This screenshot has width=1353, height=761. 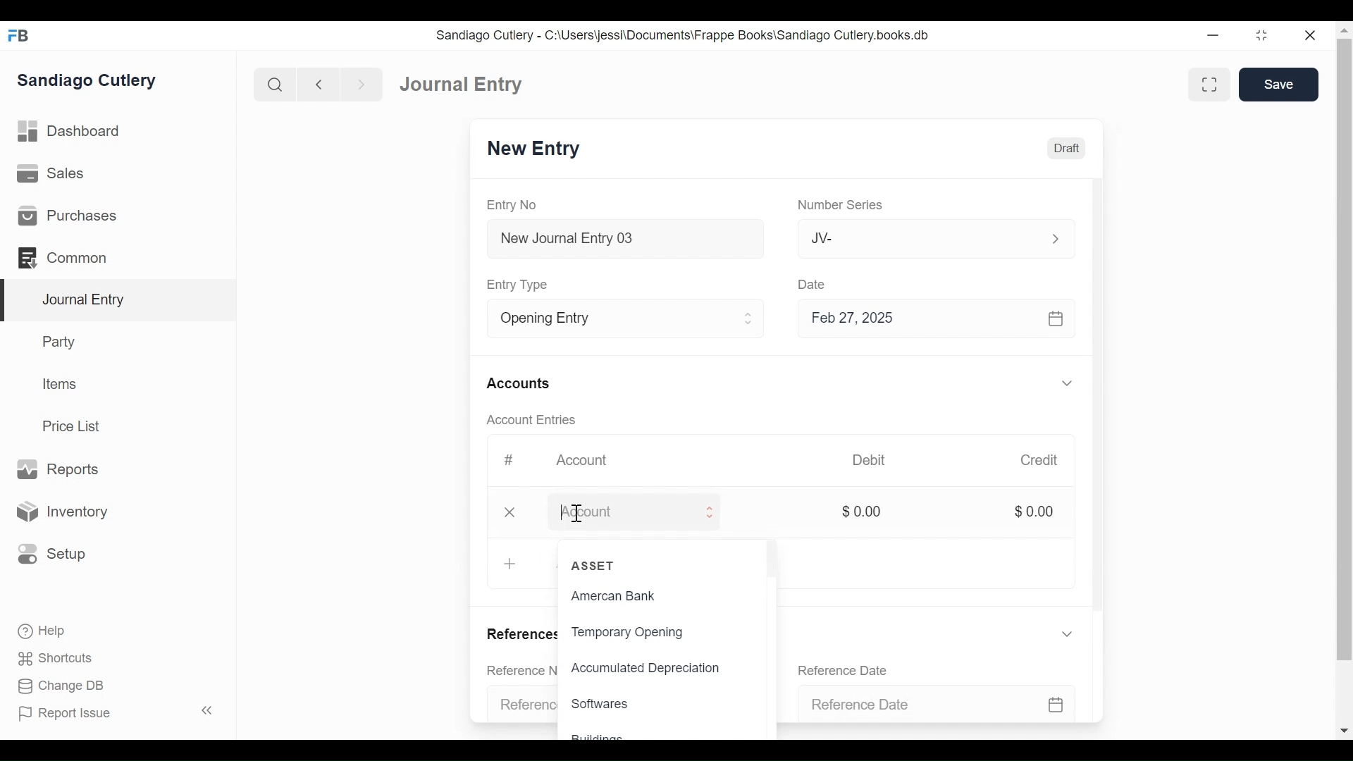 What do you see at coordinates (512, 512) in the screenshot?
I see `Close` at bounding box center [512, 512].